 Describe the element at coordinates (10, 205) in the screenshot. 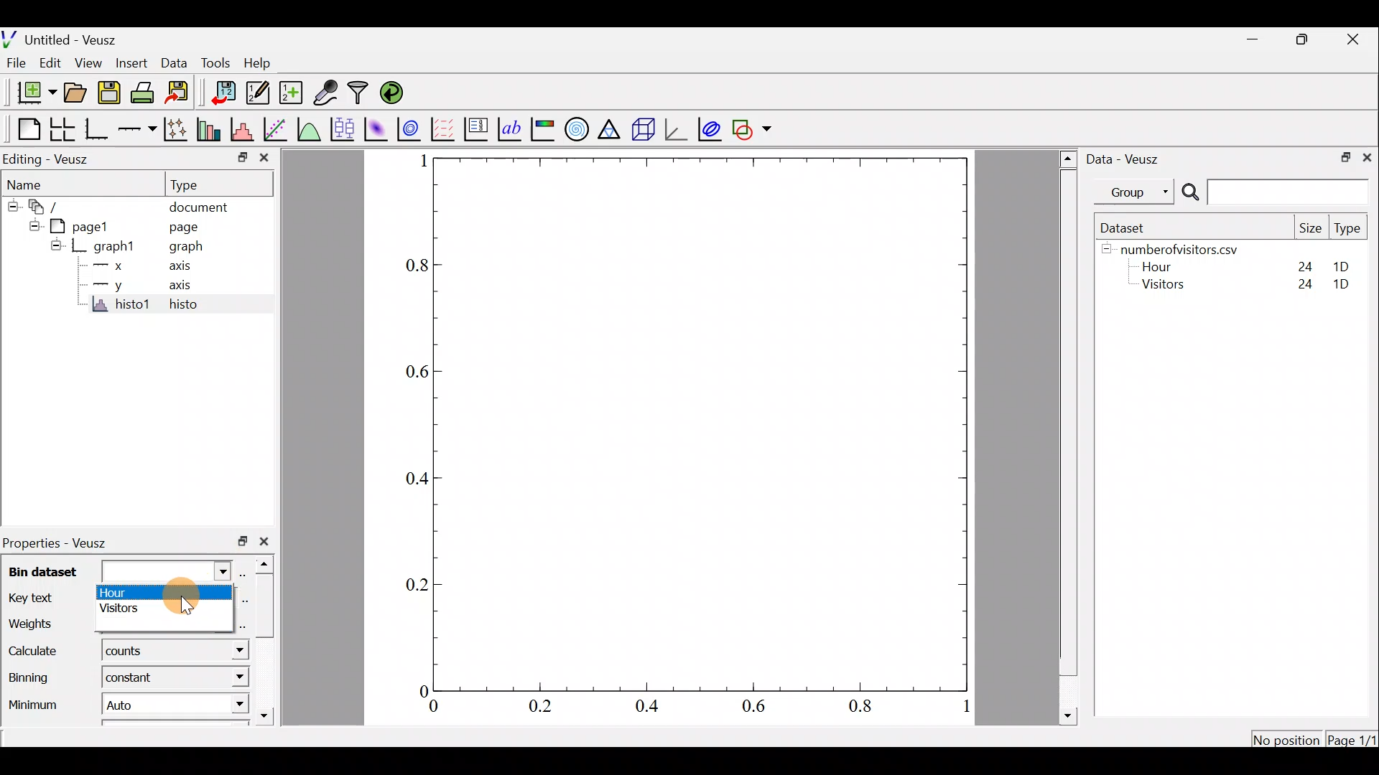

I see `hide sub menu` at that location.